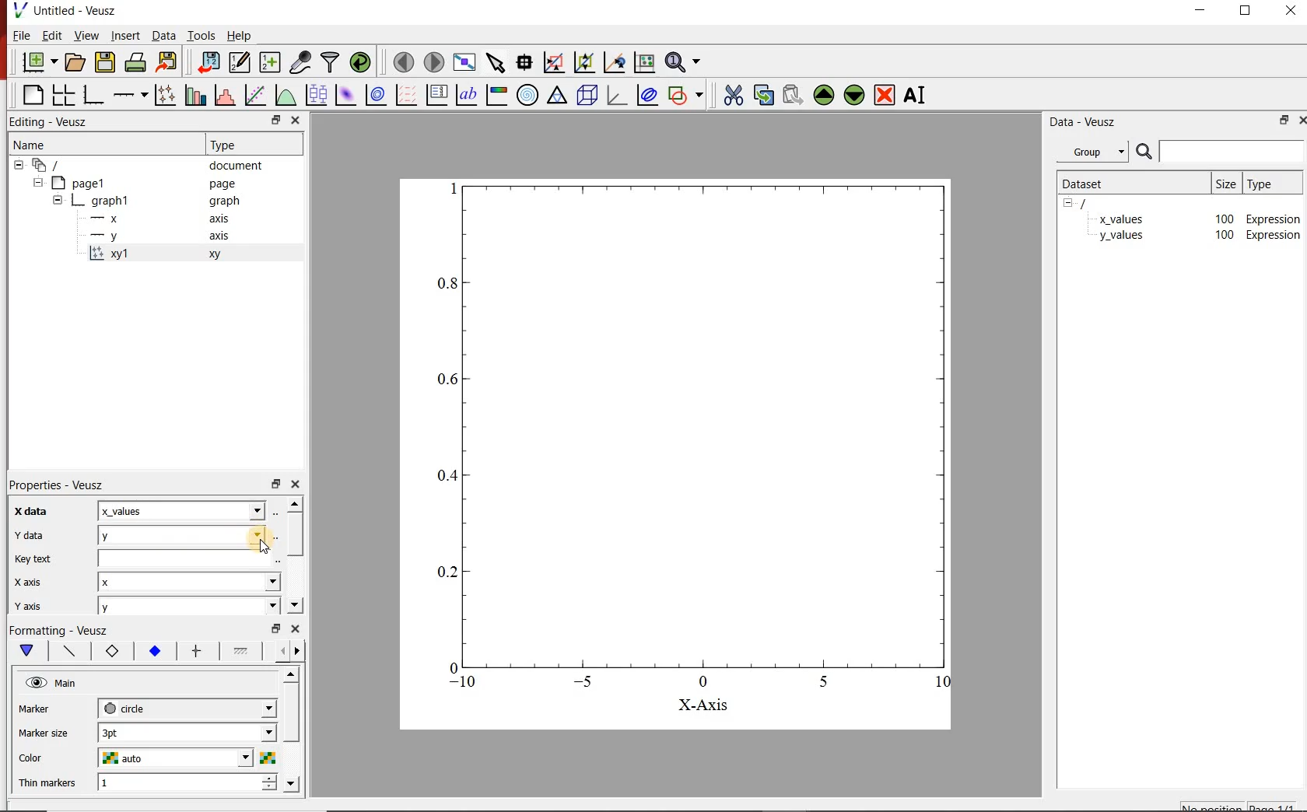  I want to click on all apegs, so click(54, 165).